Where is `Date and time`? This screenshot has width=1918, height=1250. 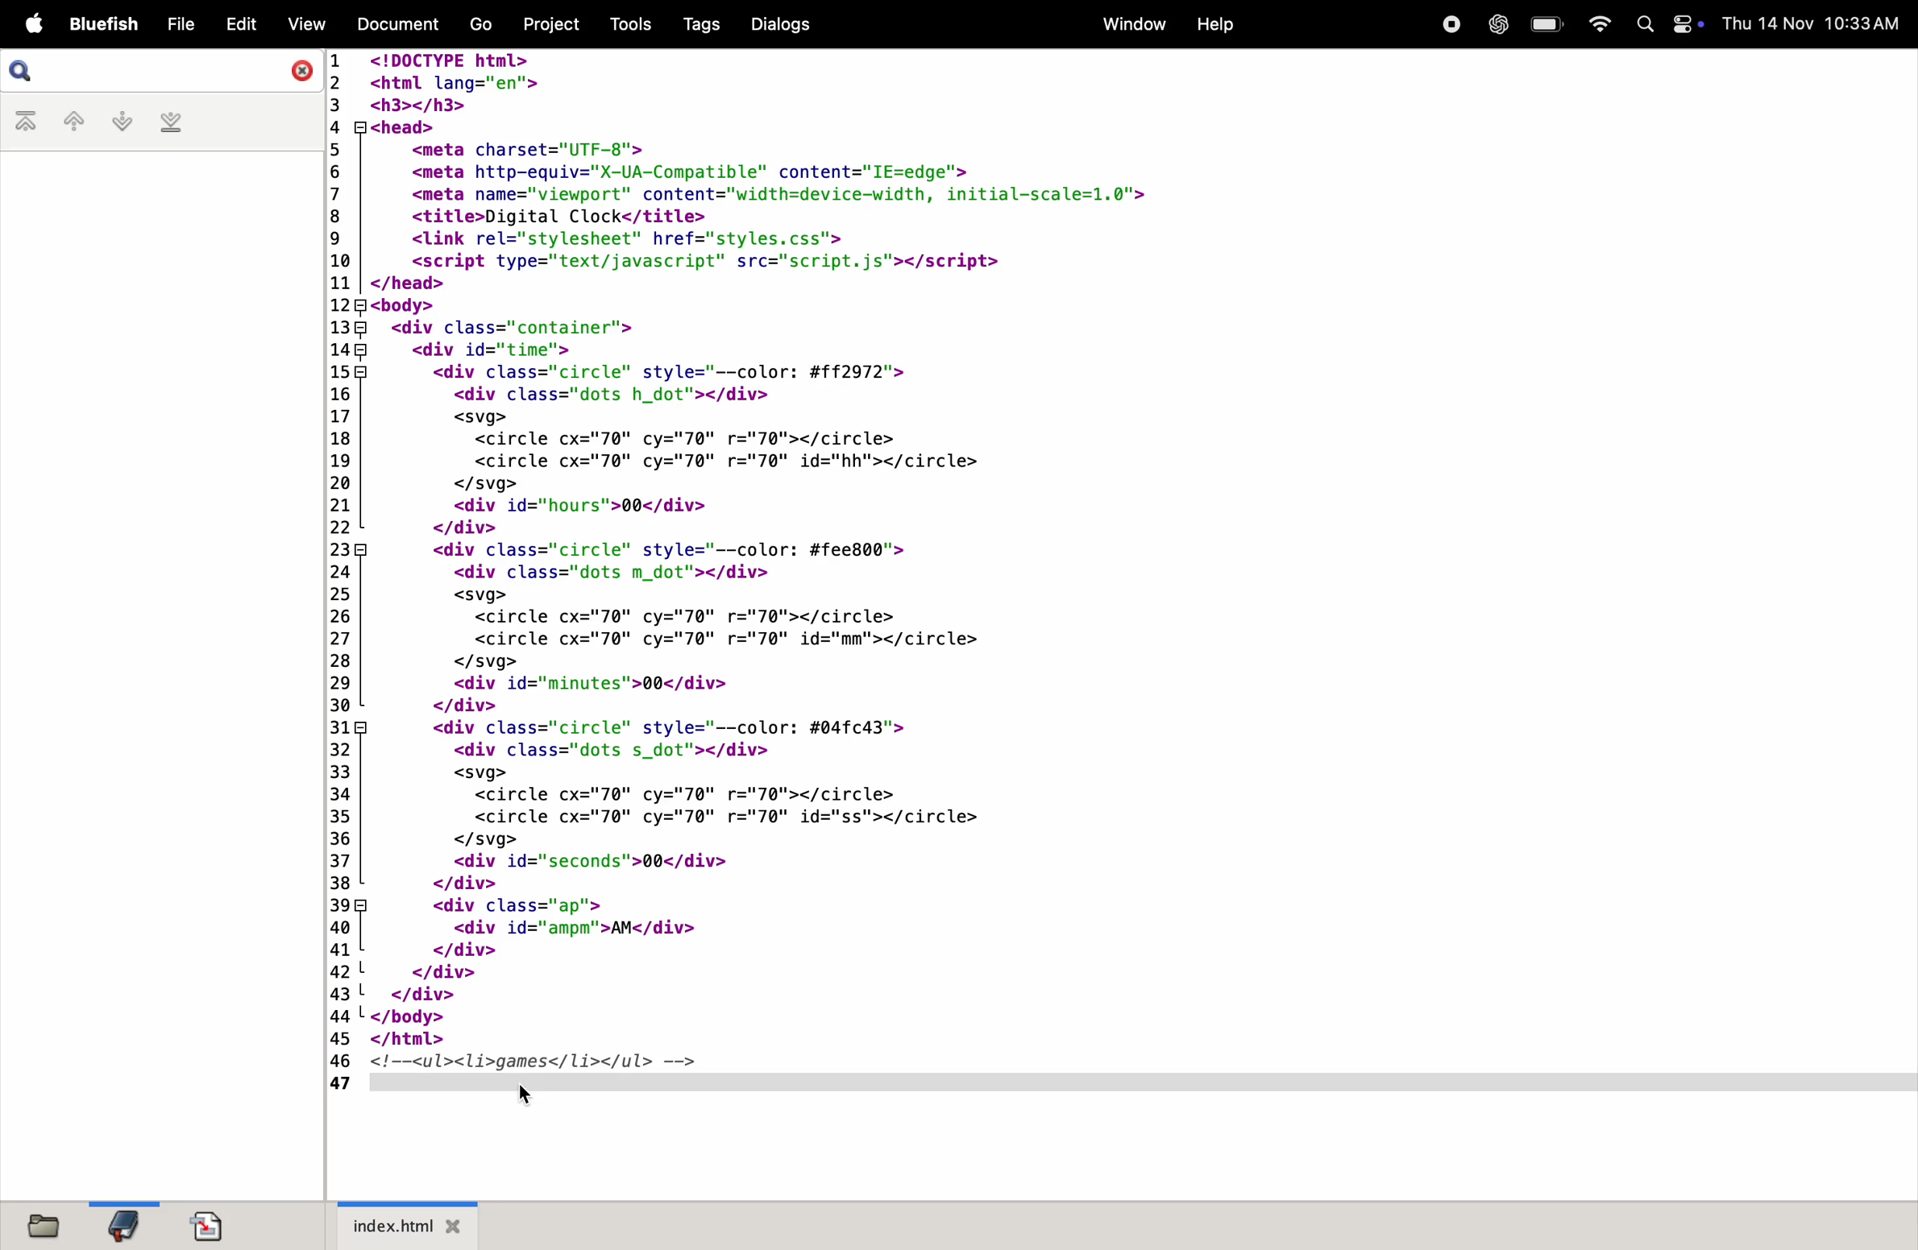
Date and time is located at coordinates (1813, 23).